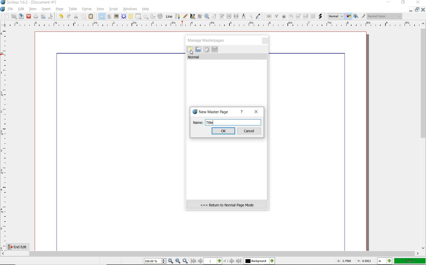 The width and height of the screenshot is (426, 265). I want to click on close, so click(29, 16).